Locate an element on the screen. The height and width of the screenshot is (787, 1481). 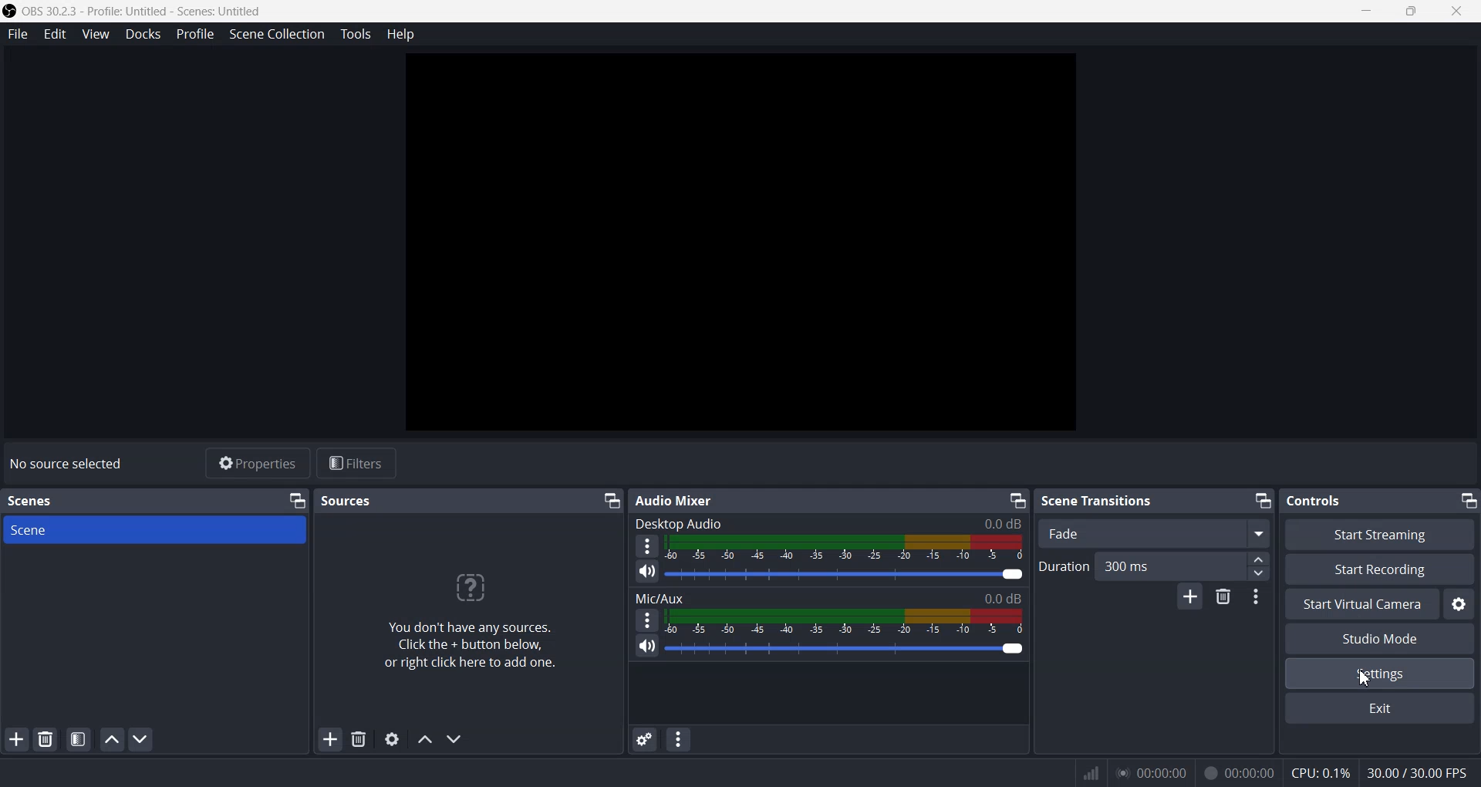
Audio Mixer menu is located at coordinates (678, 740).